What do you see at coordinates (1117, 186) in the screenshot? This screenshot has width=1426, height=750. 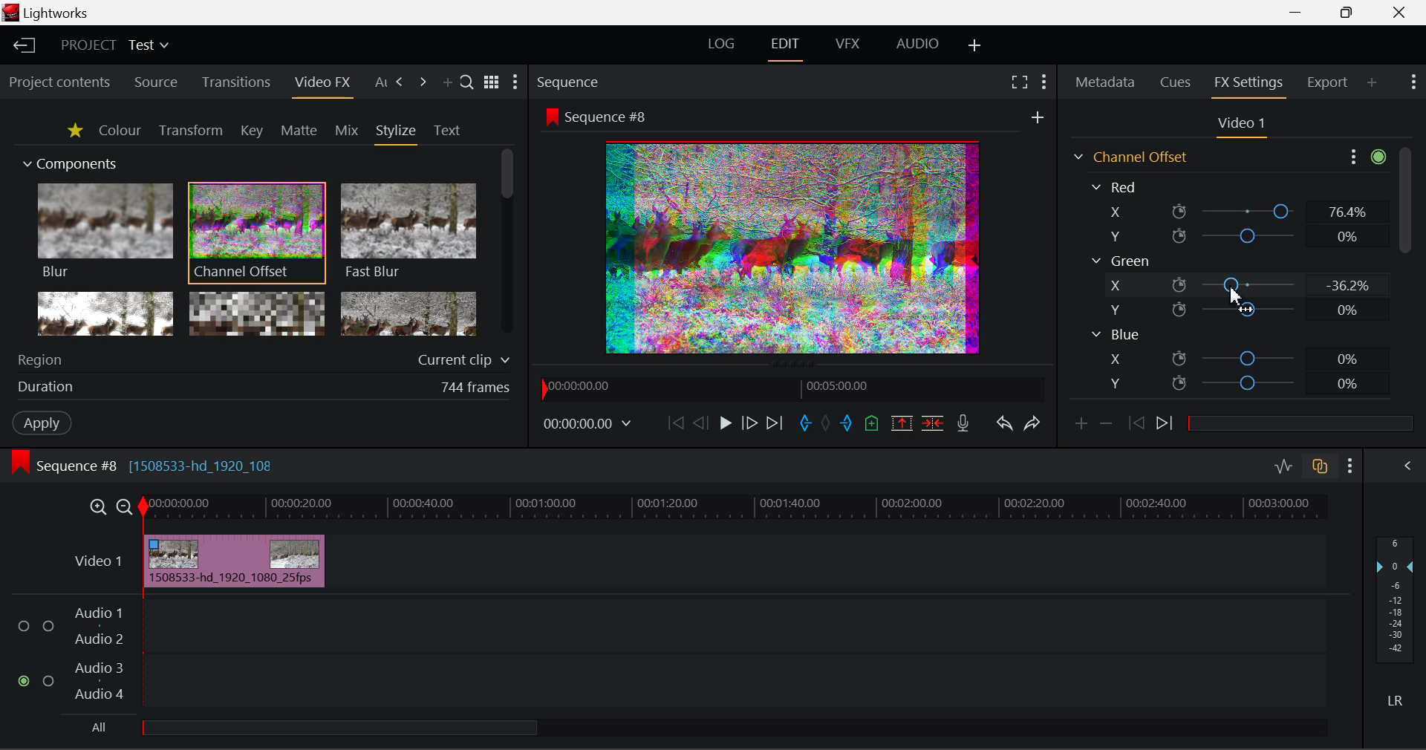 I see `Red` at bounding box center [1117, 186].